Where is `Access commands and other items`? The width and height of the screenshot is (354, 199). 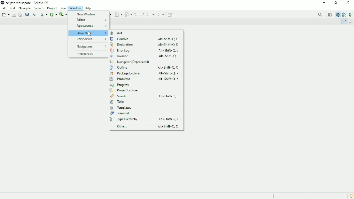
Access commands and other items is located at coordinates (321, 14).